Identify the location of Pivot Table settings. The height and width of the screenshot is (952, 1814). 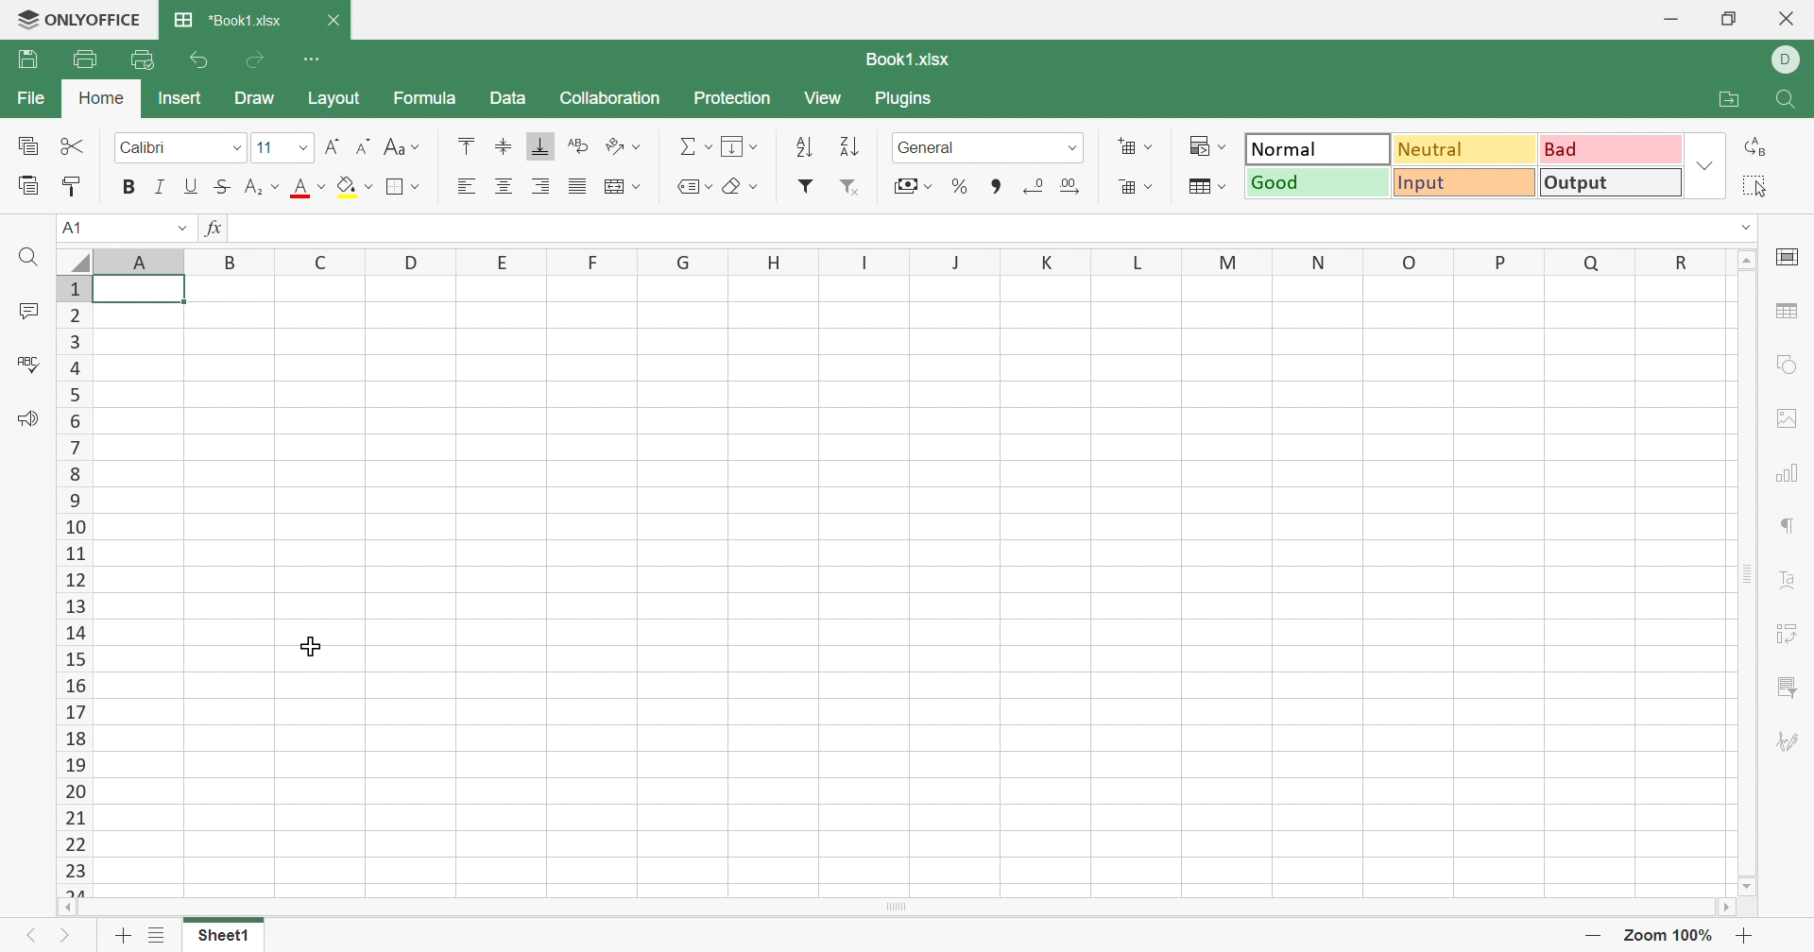
(1790, 634).